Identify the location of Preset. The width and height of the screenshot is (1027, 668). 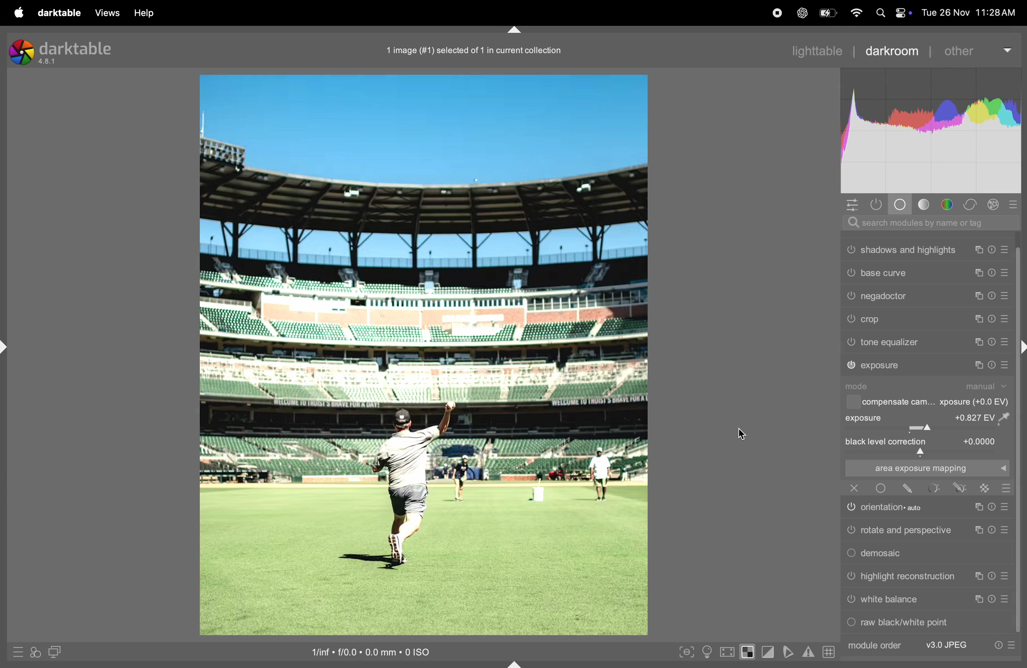
(1006, 577).